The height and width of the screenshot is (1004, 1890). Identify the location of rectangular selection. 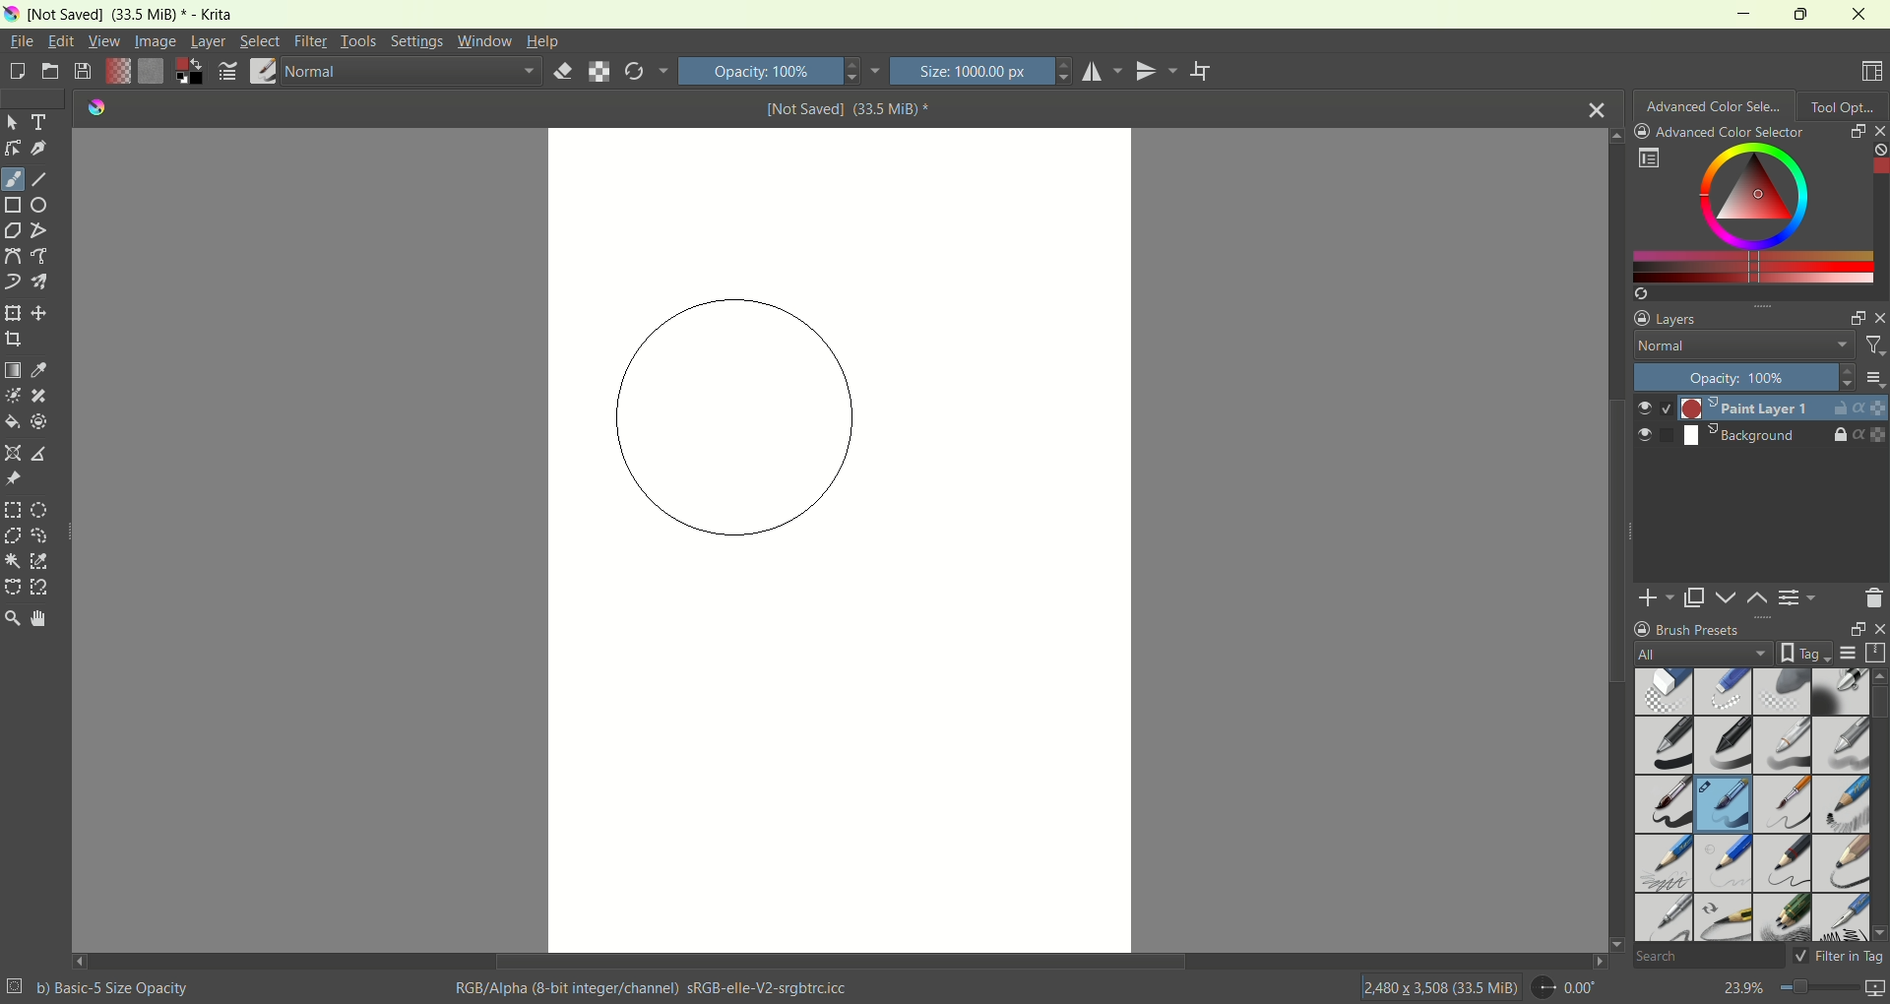
(13, 510).